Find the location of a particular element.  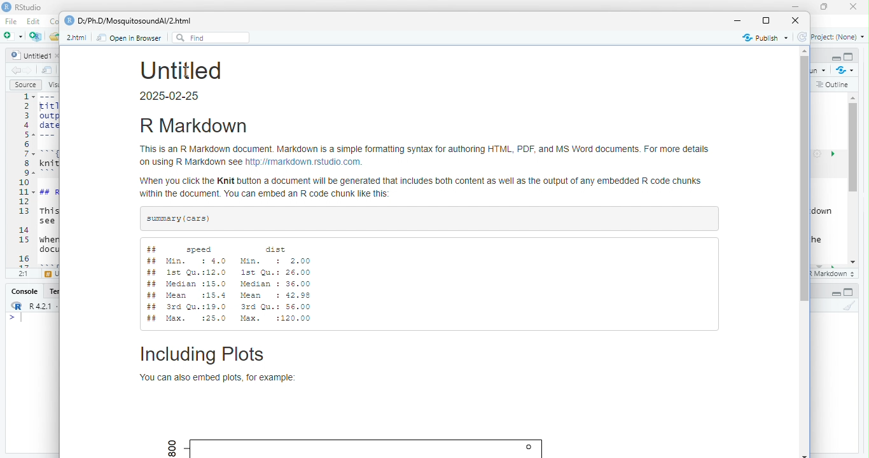

Forward  is located at coordinates (29, 71).